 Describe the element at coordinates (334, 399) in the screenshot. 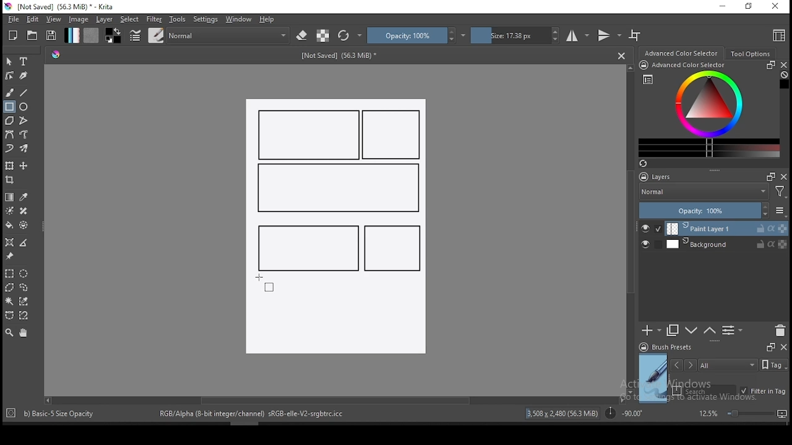

I see `scroll bar` at that location.